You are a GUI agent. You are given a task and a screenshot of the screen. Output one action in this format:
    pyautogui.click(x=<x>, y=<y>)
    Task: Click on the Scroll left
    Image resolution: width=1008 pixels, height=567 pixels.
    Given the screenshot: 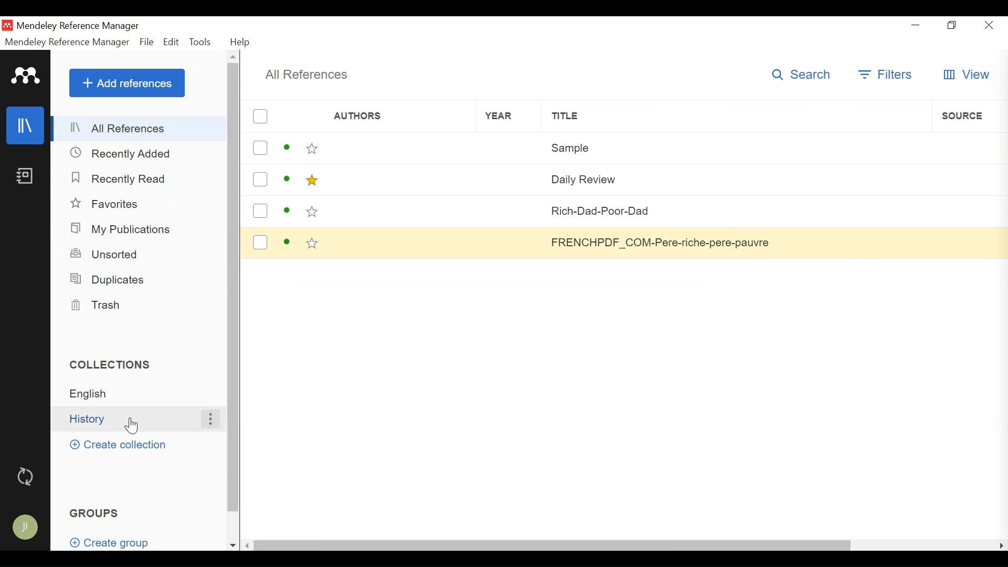 What is the action you would take?
    pyautogui.click(x=249, y=545)
    